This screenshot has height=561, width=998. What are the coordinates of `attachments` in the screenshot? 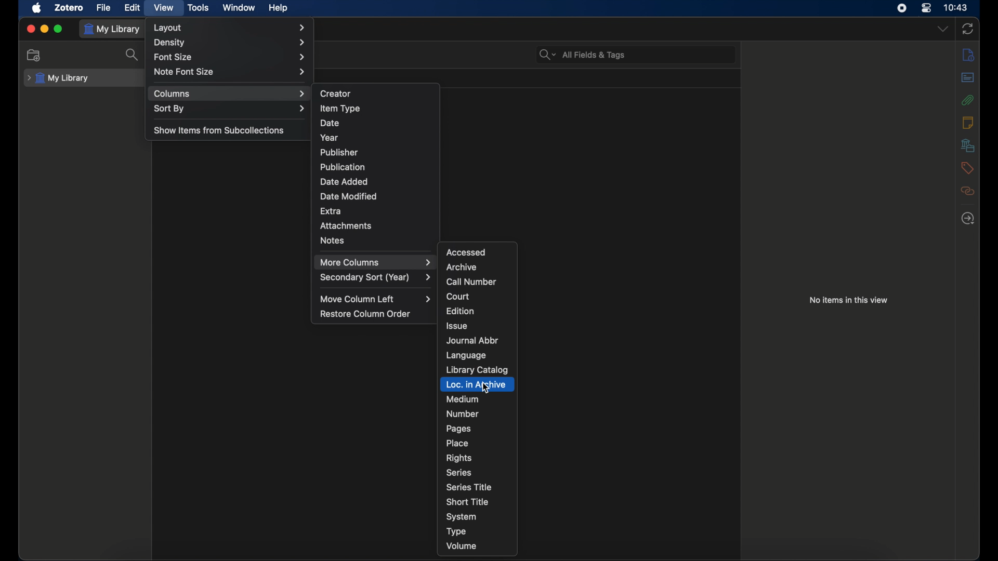 It's located at (967, 100).